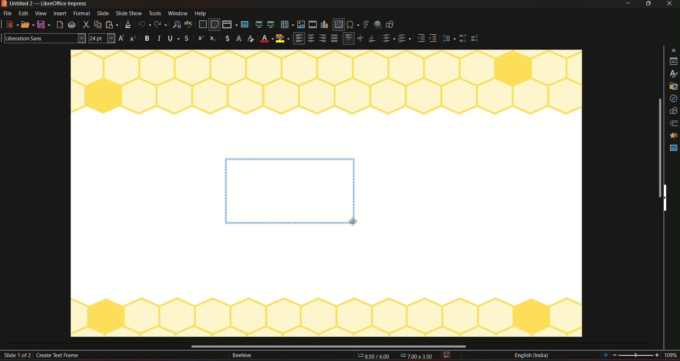 The height and width of the screenshot is (361, 680). Describe the element at coordinates (448, 355) in the screenshot. I see `save` at that location.